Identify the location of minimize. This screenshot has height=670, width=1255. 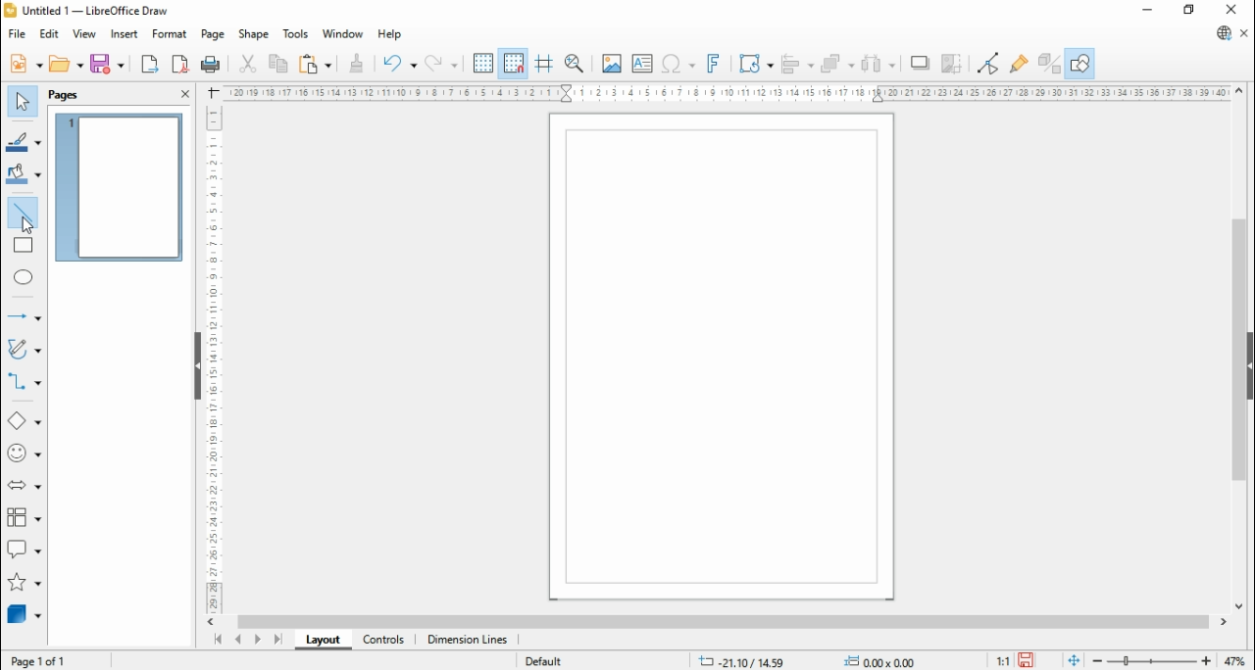
(1148, 12).